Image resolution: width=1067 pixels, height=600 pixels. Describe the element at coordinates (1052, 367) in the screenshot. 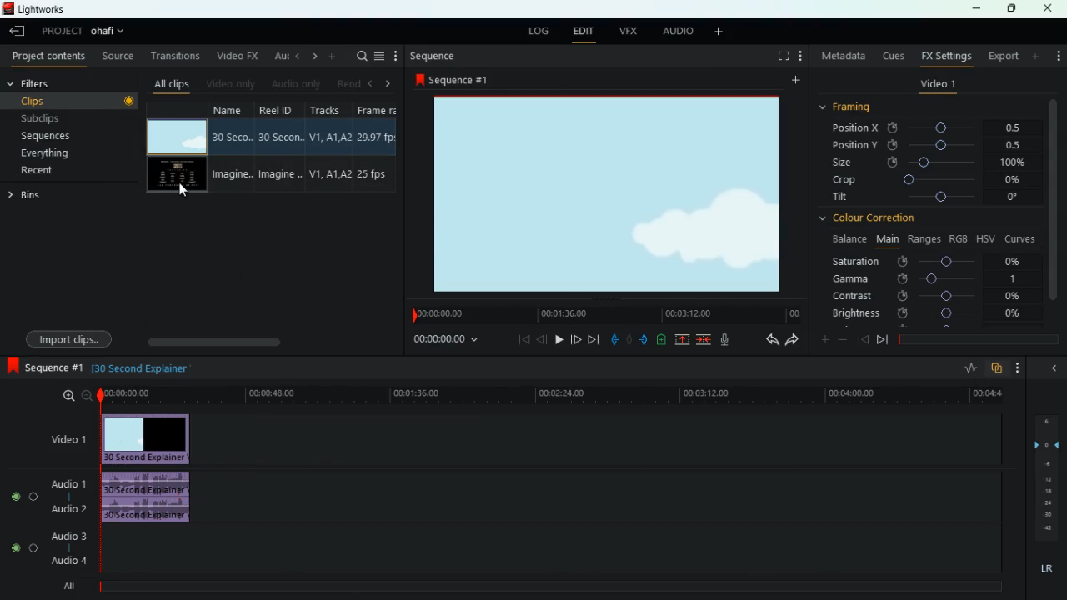

I see `back` at that location.